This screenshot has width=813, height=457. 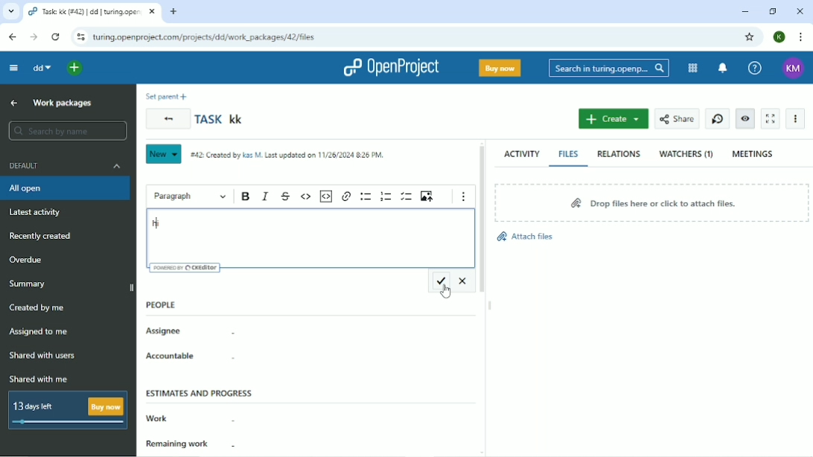 I want to click on Up, so click(x=14, y=103).